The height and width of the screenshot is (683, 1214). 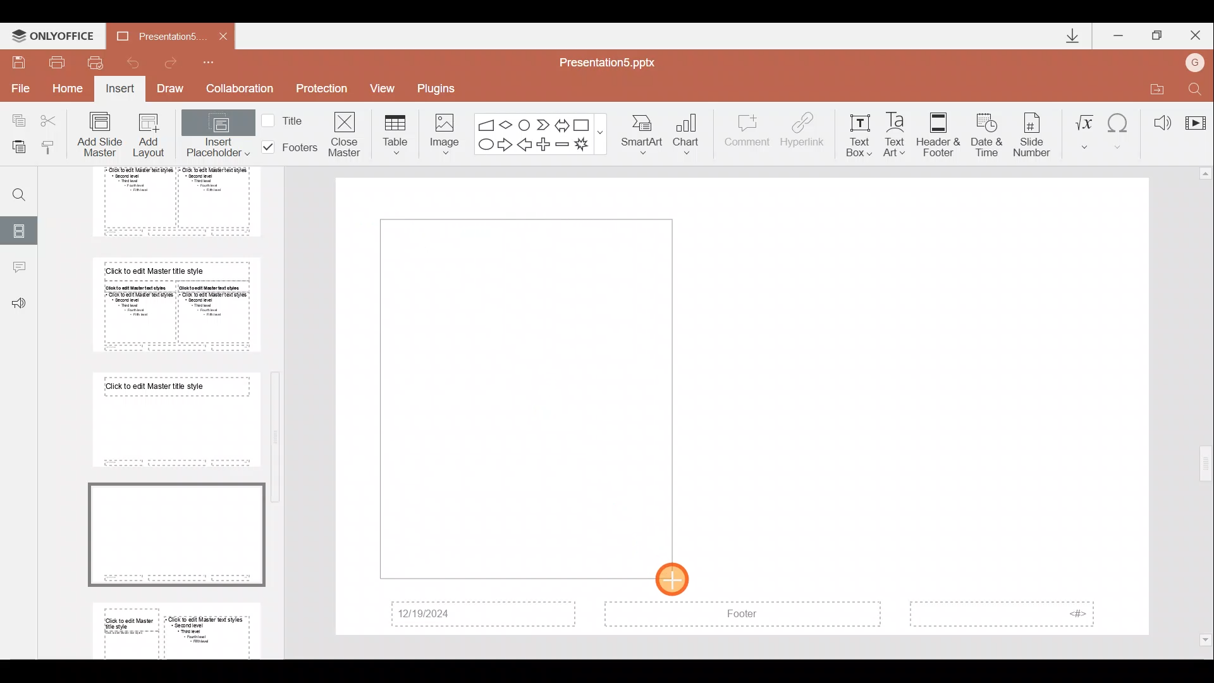 I want to click on Slide number, so click(x=1034, y=132).